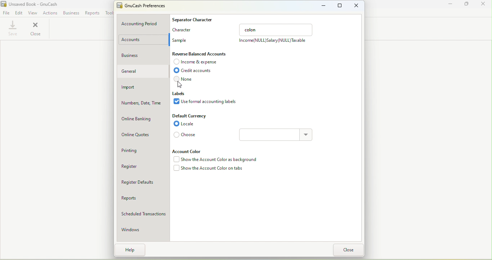 This screenshot has height=260, width=492. I want to click on Account, so click(143, 40).